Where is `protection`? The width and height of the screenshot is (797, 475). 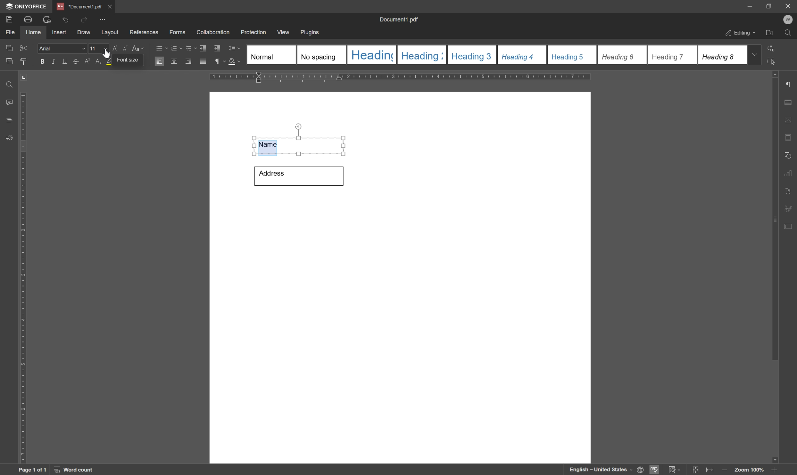
protection is located at coordinates (253, 32).